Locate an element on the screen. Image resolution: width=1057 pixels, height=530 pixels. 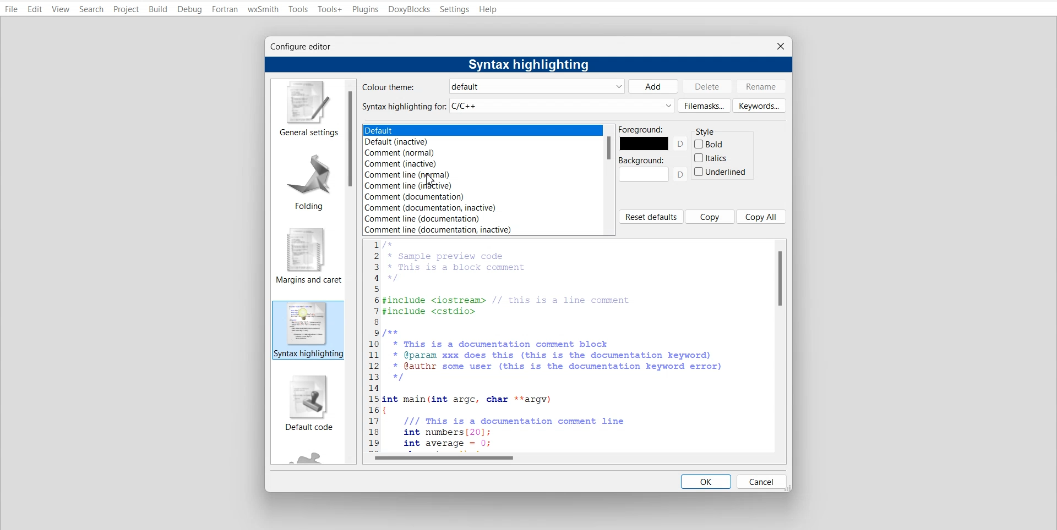
Debug is located at coordinates (190, 9).